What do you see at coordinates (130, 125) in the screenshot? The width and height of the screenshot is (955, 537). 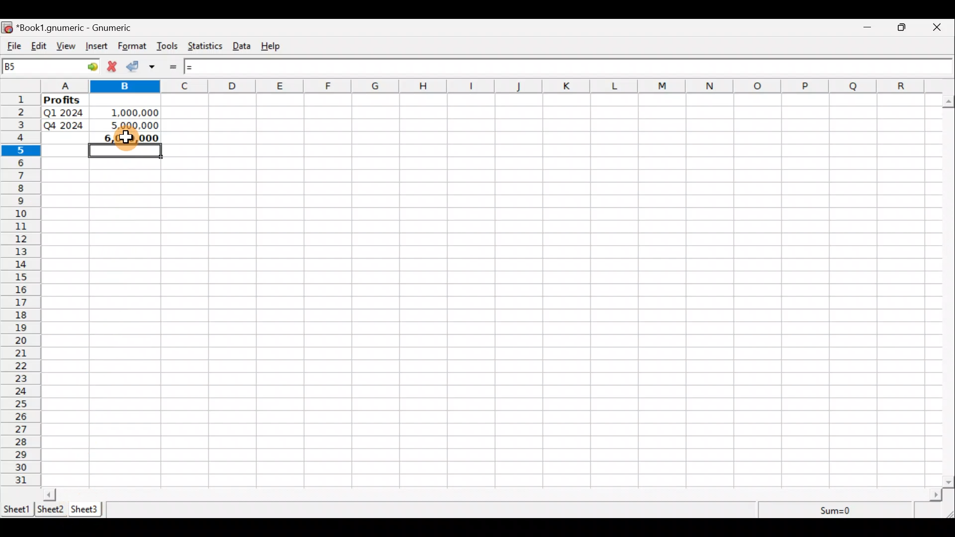 I see `5,000,000` at bounding box center [130, 125].